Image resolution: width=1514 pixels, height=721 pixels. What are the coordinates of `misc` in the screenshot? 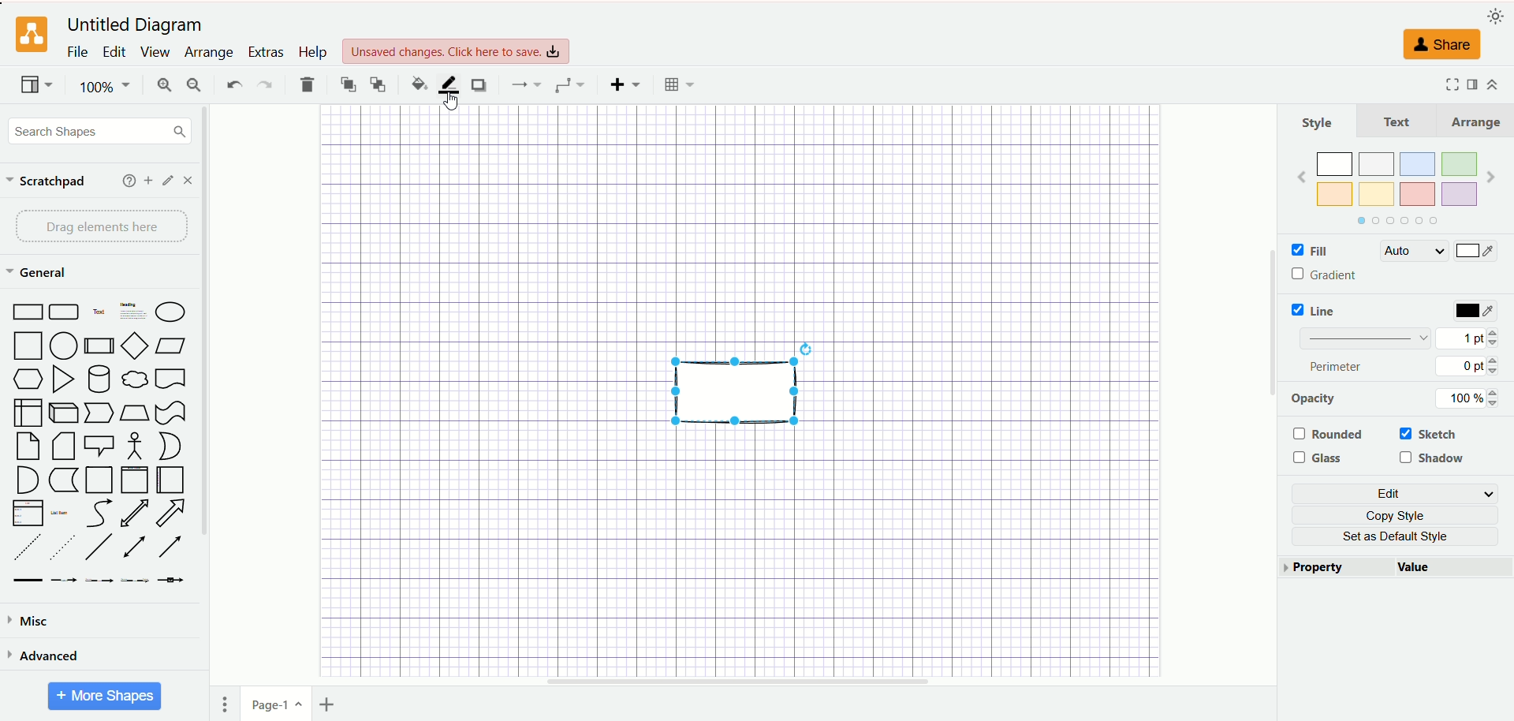 It's located at (32, 622).